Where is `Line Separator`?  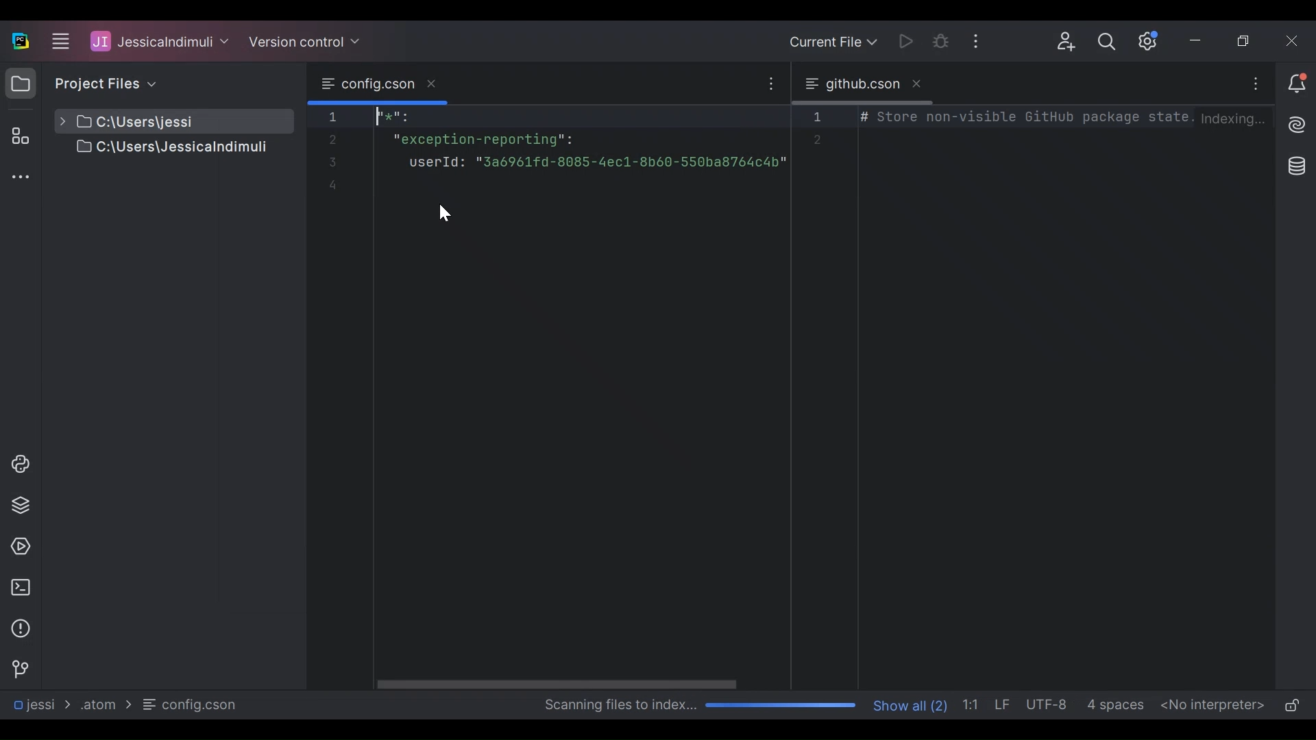 Line Separator is located at coordinates (1004, 705).